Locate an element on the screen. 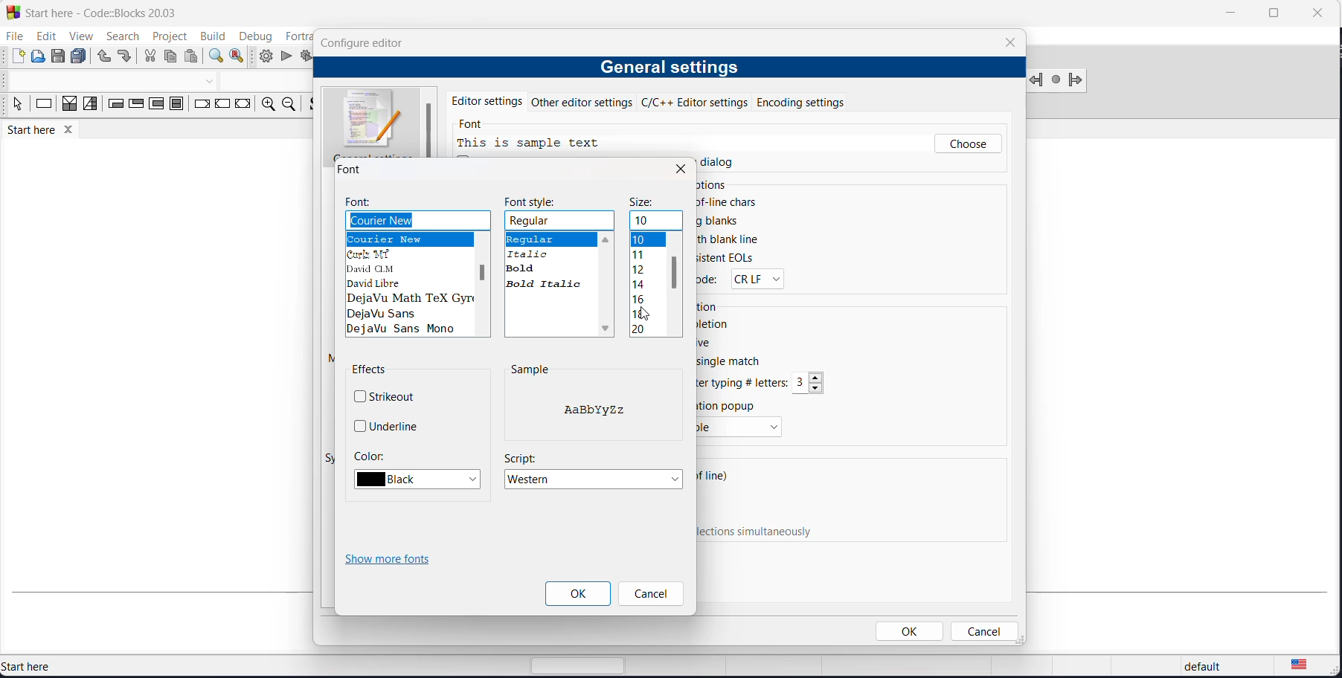 The width and height of the screenshot is (1342, 678). tab options is located at coordinates (497, 185).